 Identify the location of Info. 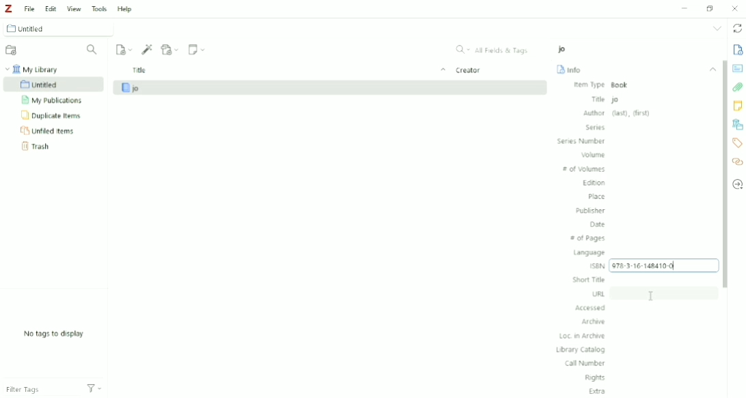
(736, 50).